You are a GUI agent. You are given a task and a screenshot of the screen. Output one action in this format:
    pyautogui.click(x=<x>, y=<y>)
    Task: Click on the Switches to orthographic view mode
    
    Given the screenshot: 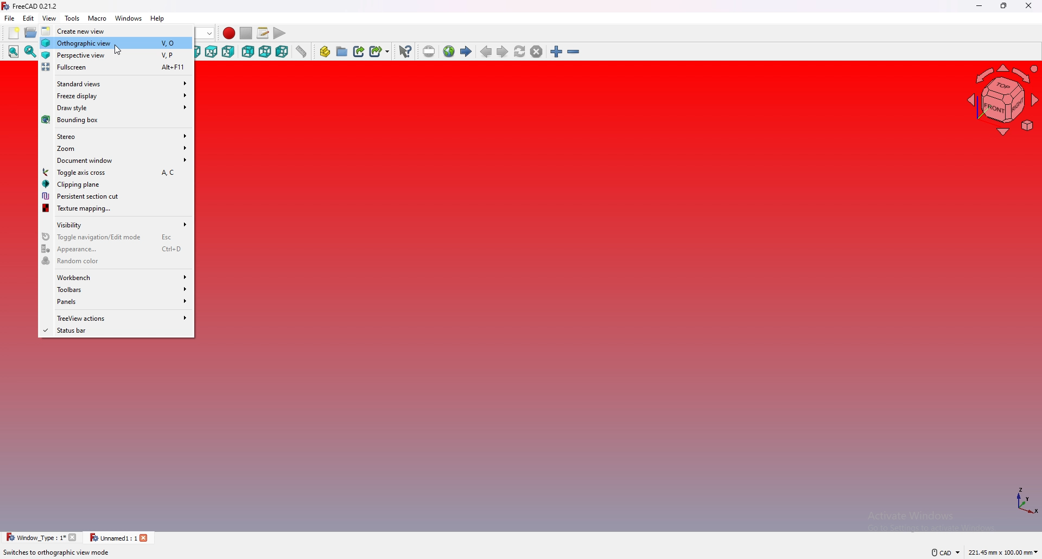 What is the action you would take?
    pyautogui.click(x=58, y=552)
    